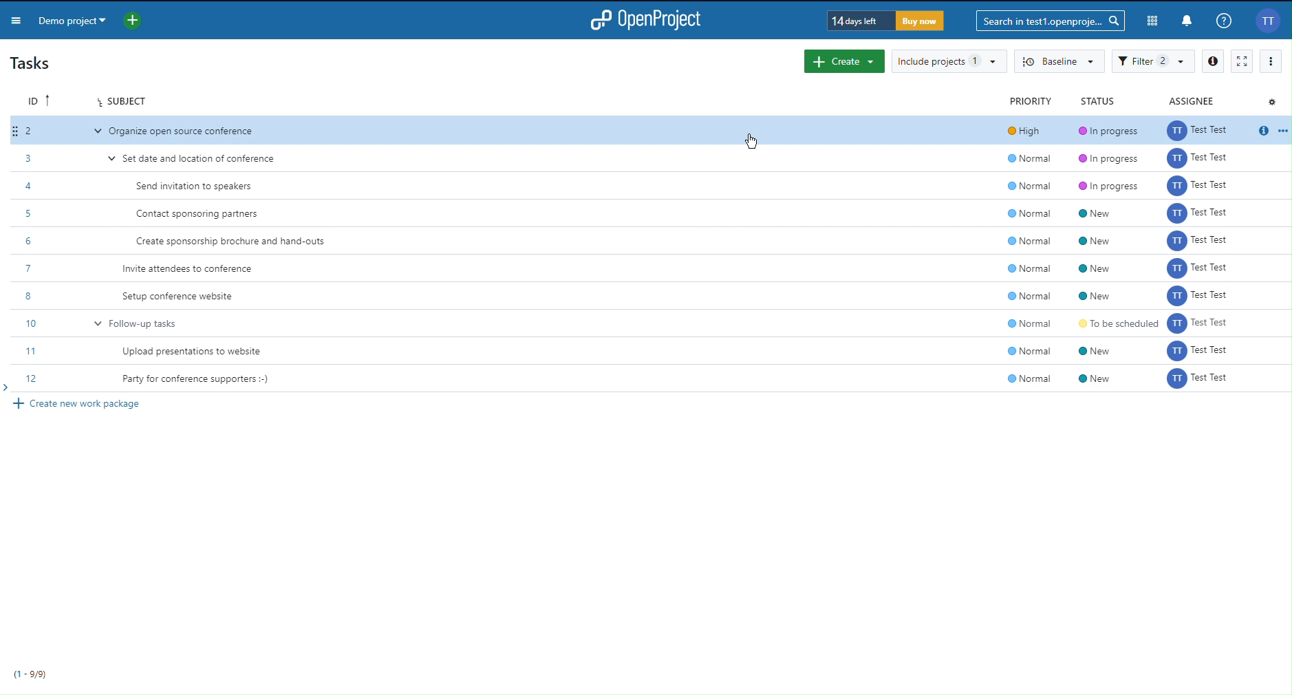 The height and width of the screenshot is (695, 1292). Describe the element at coordinates (841, 61) in the screenshot. I see `Create` at that location.